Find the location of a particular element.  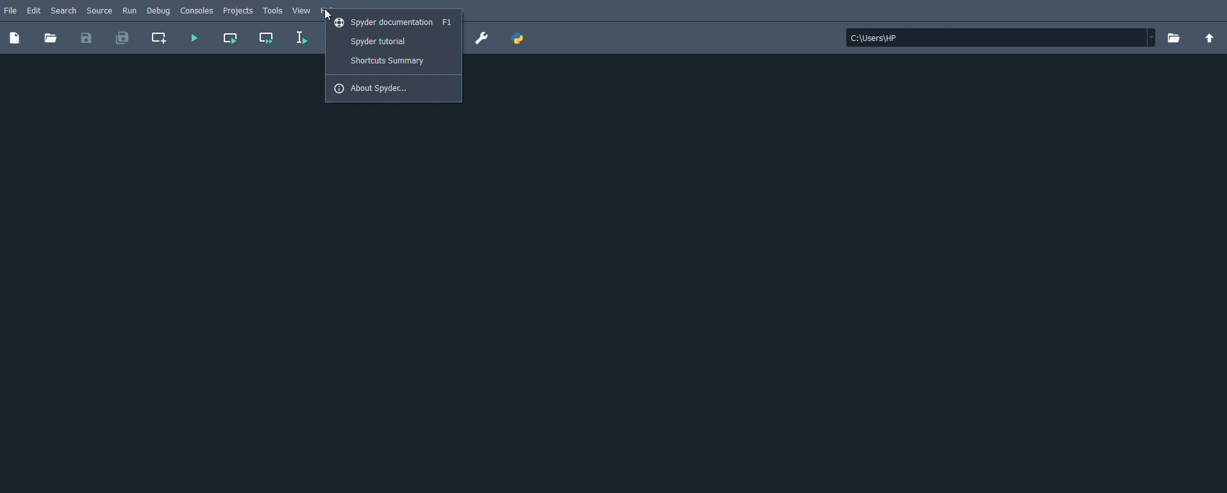

About Spyder is located at coordinates (376, 88).